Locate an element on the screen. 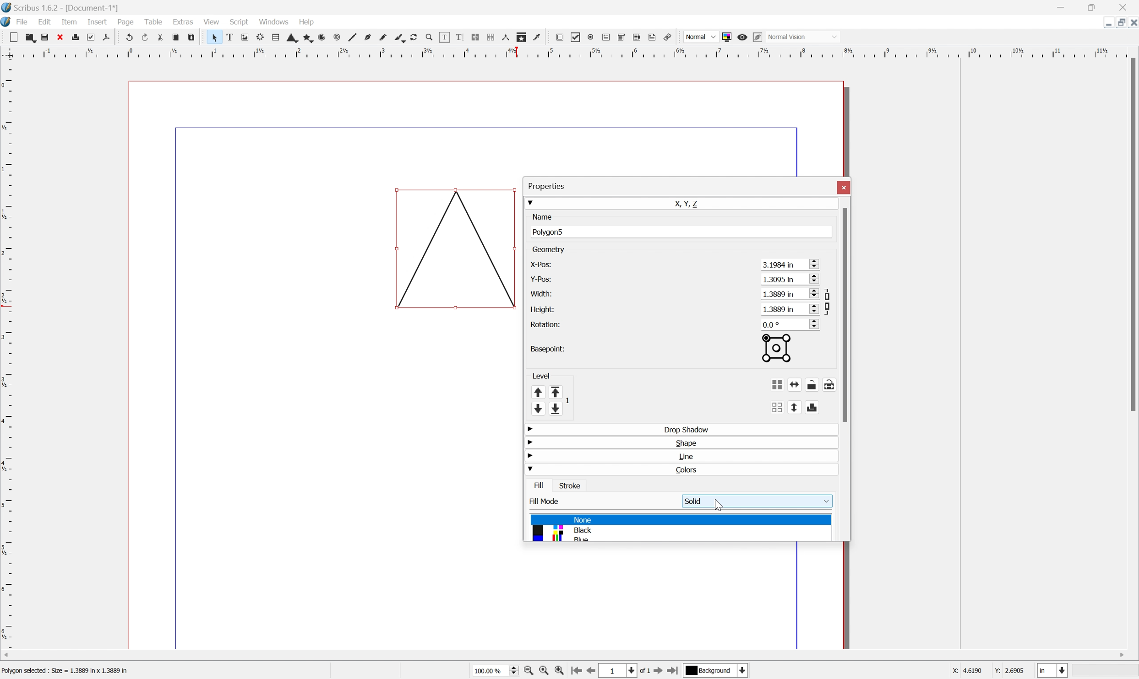 This screenshot has height=679, width=1139. Cut is located at coordinates (159, 38).